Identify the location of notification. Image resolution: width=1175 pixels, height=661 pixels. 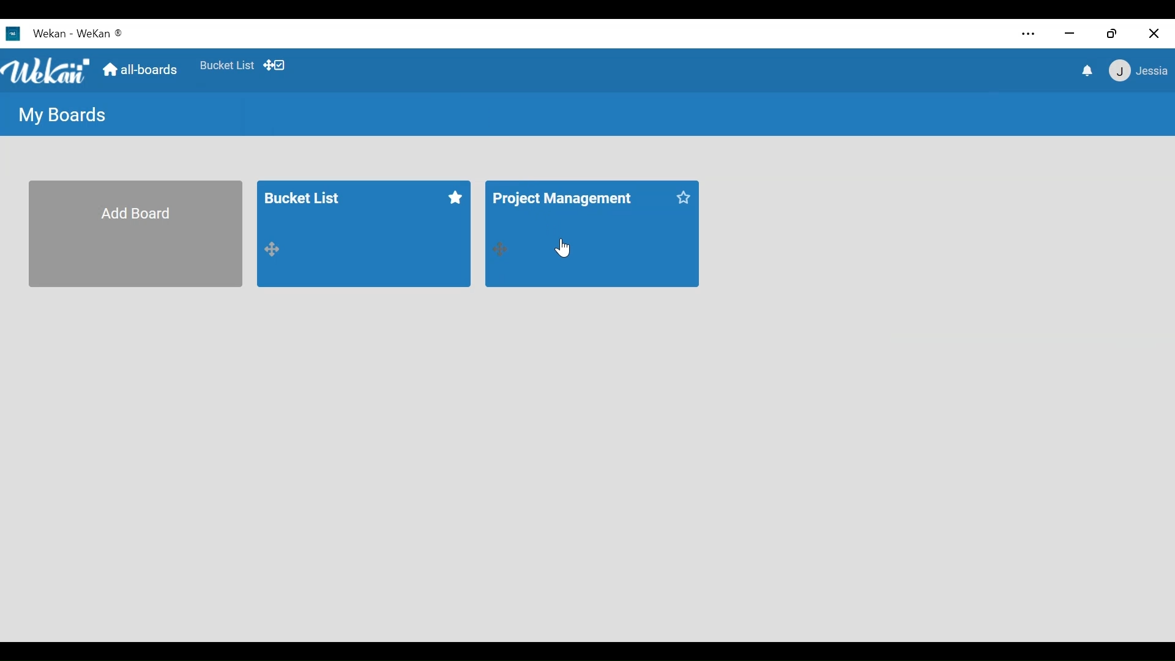
(1086, 72).